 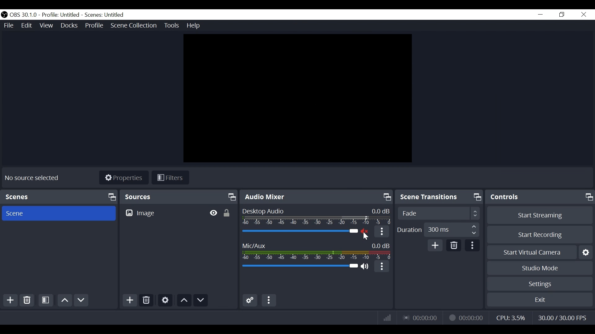 What do you see at coordinates (10, 26) in the screenshot?
I see `File` at bounding box center [10, 26].